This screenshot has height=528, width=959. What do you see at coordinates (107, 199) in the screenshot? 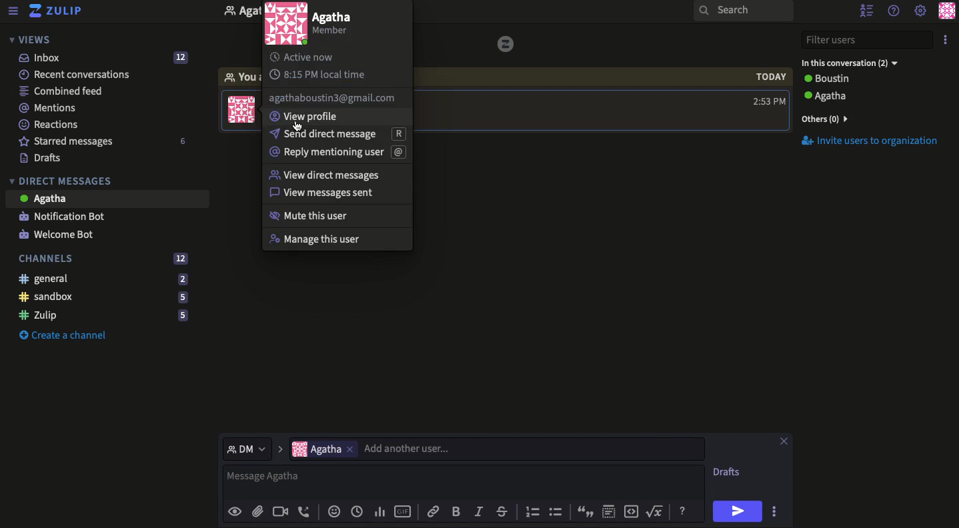
I see `Message` at bounding box center [107, 199].